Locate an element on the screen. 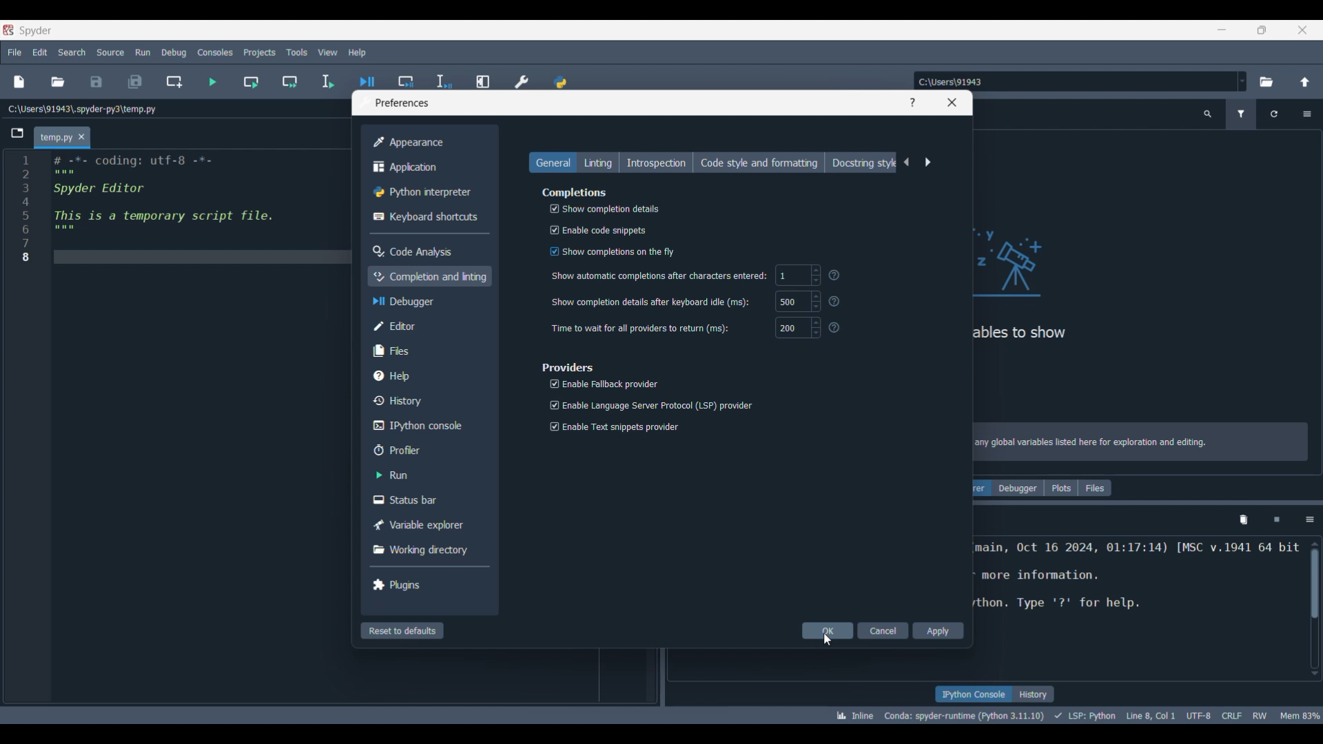 This screenshot has width=1323, height=744. Help is located at coordinates (912, 103).